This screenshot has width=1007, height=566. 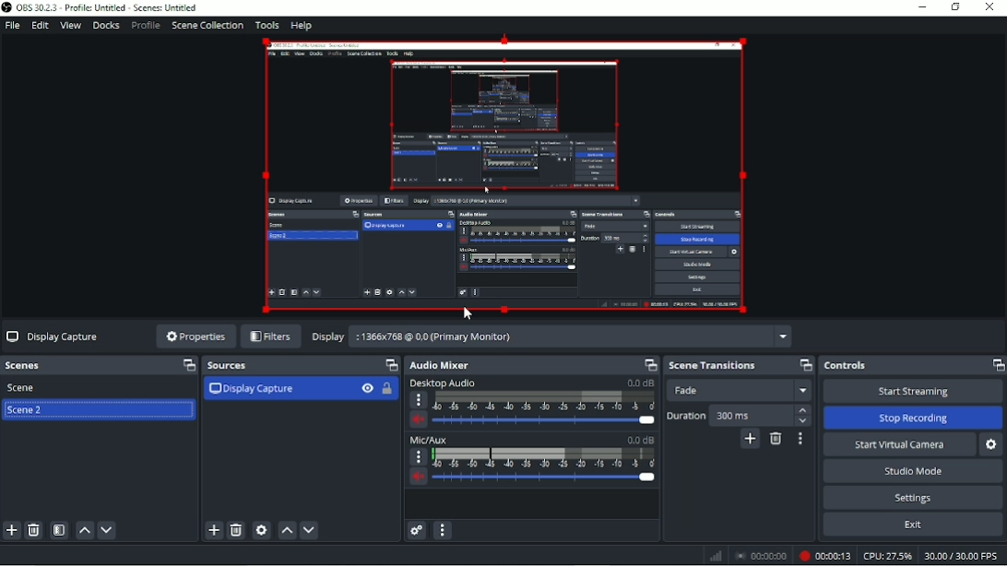 I want to click on Configure virtual camera, so click(x=992, y=445).